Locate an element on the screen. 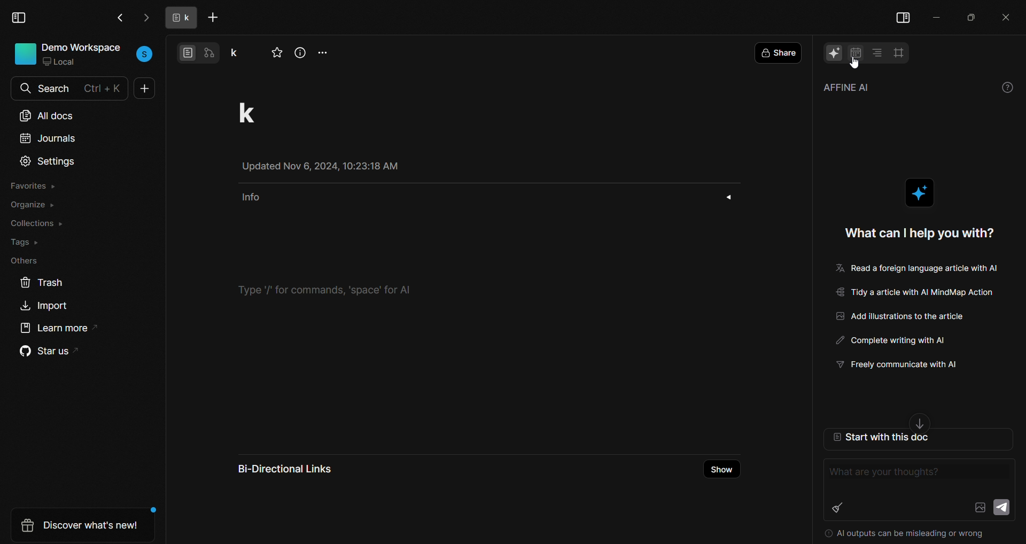  table of contents is located at coordinates (879, 53).